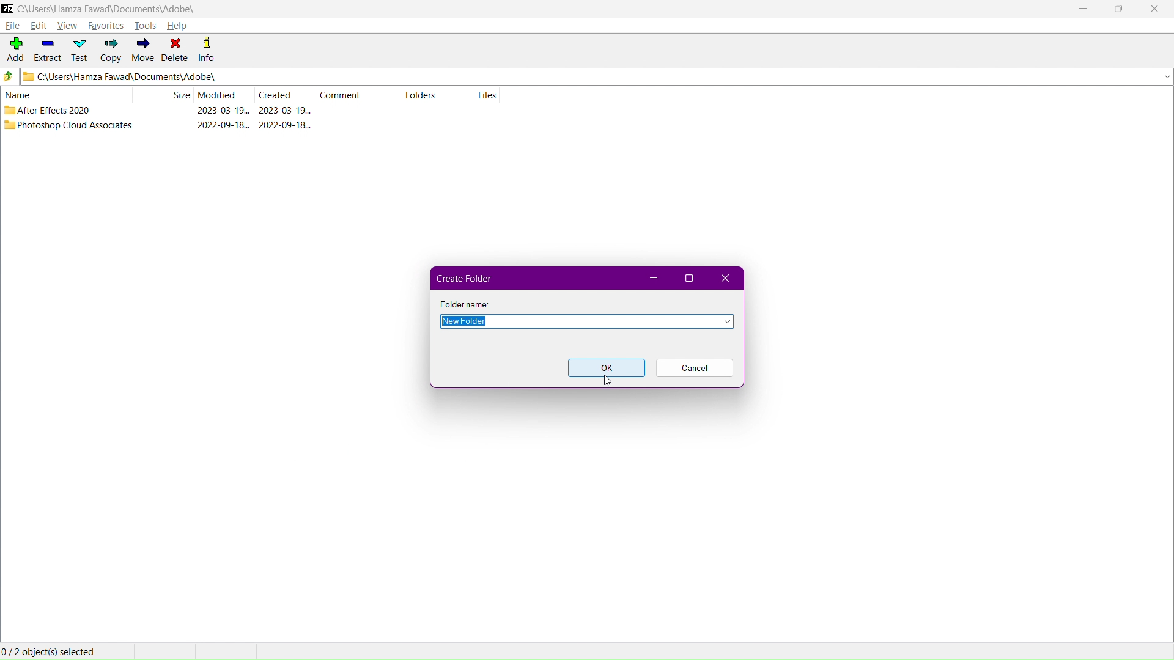 Image resolution: width=1174 pixels, height=660 pixels. What do you see at coordinates (285, 110) in the screenshot?
I see `created date & time` at bounding box center [285, 110].